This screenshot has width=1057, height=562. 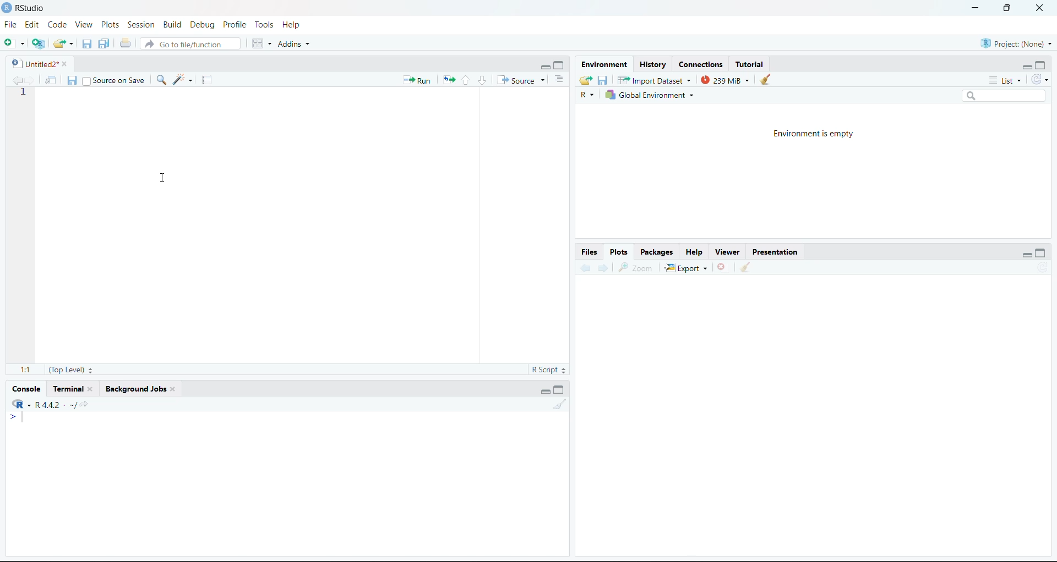 What do you see at coordinates (14, 42) in the screenshot?
I see `New File` at bounding box center [14, 42].